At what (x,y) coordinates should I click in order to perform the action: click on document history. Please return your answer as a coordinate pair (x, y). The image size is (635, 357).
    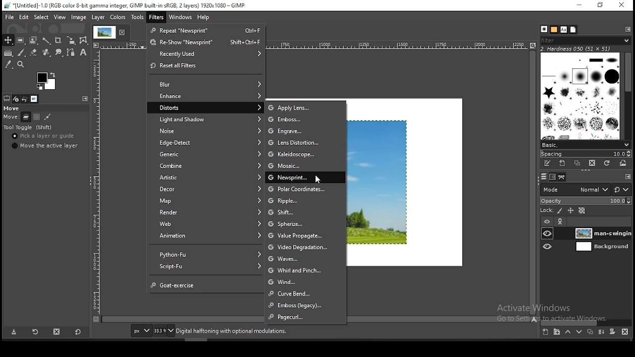
    Looking at the image, I should click on (573, 30).